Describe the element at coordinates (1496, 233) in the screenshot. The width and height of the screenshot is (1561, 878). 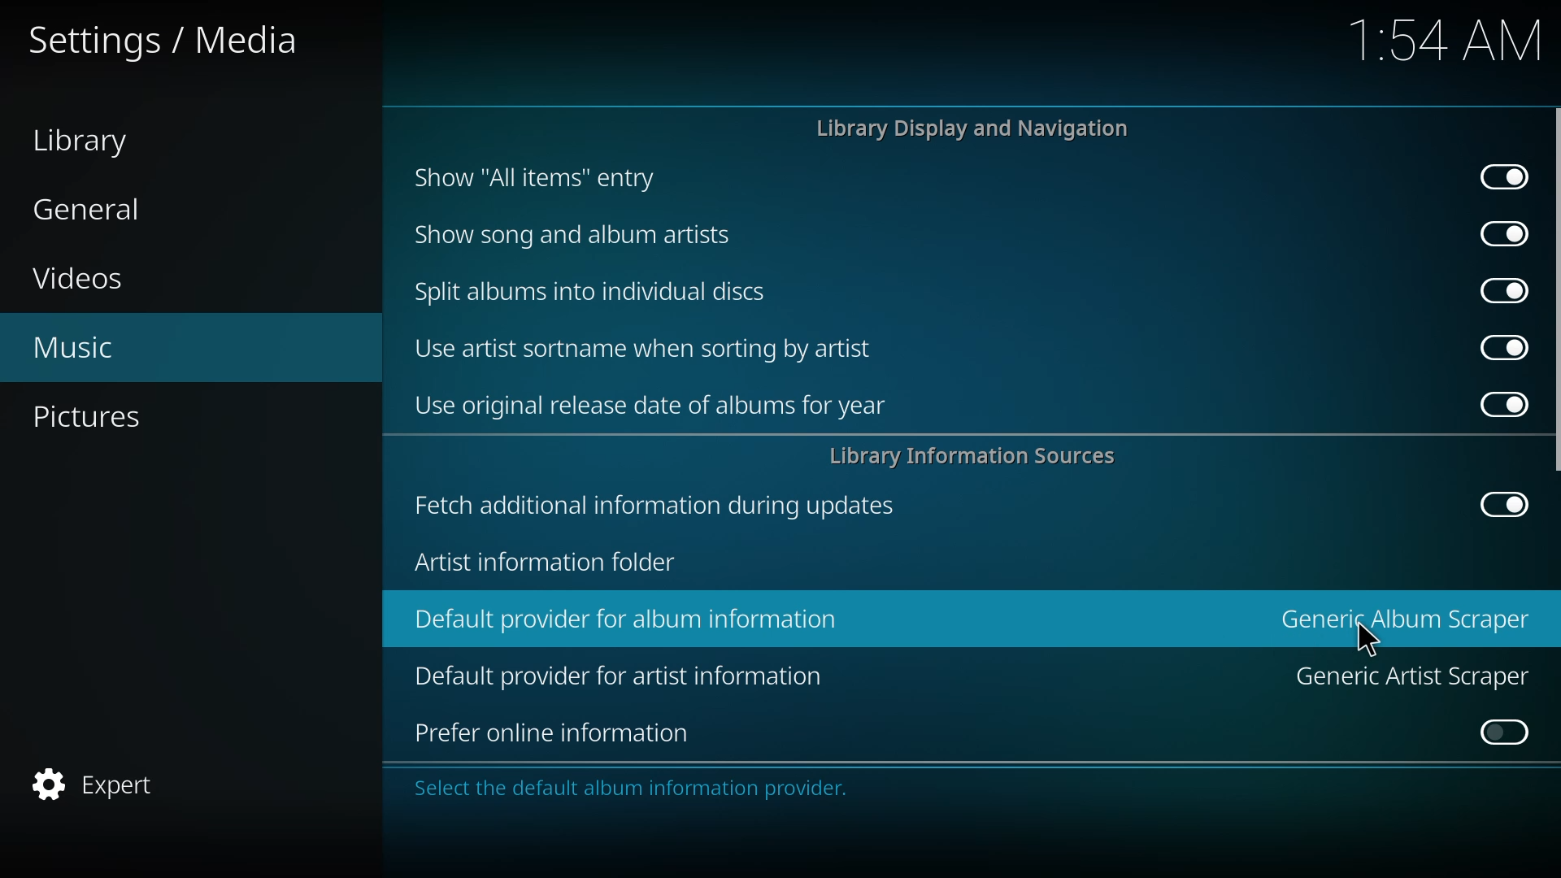
I see `enabled` at that location.